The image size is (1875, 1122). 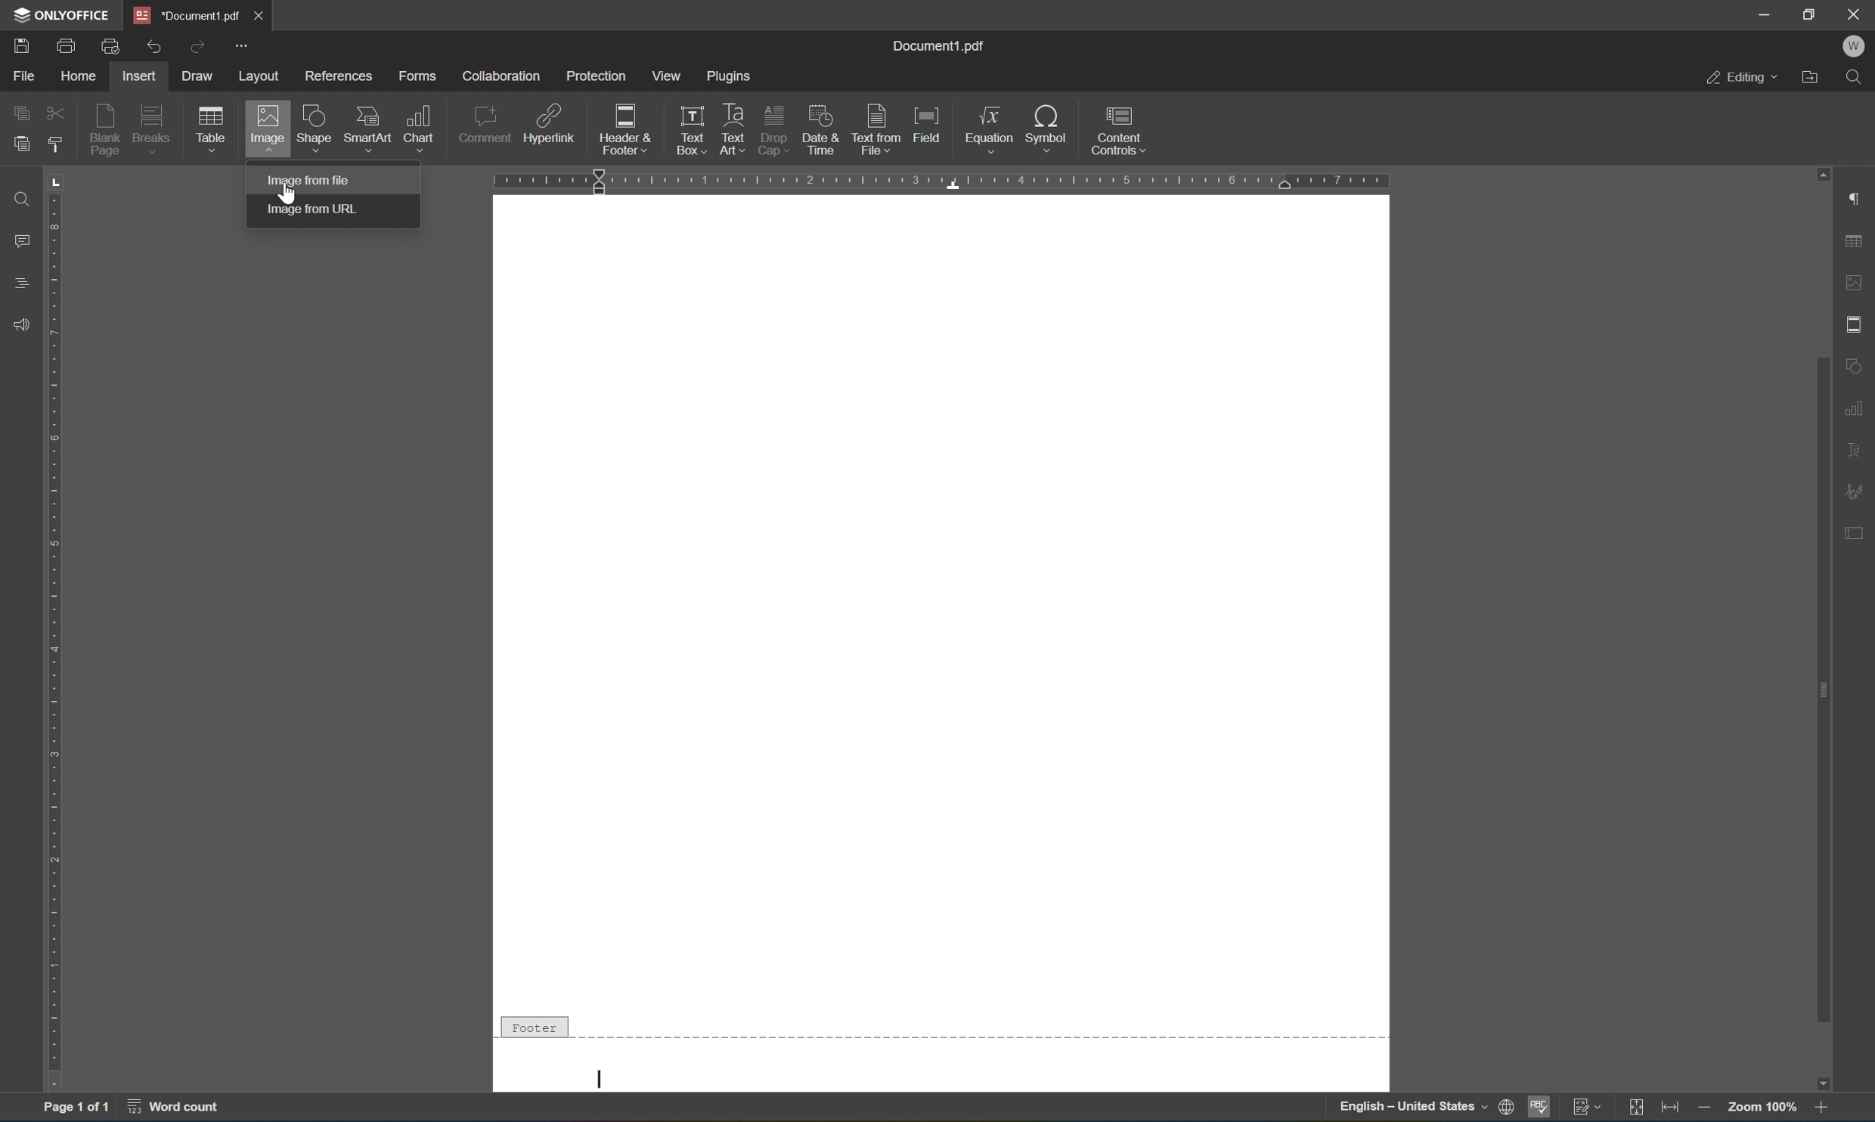 I want to click on scroll bar, so click(x=1818, y=508).